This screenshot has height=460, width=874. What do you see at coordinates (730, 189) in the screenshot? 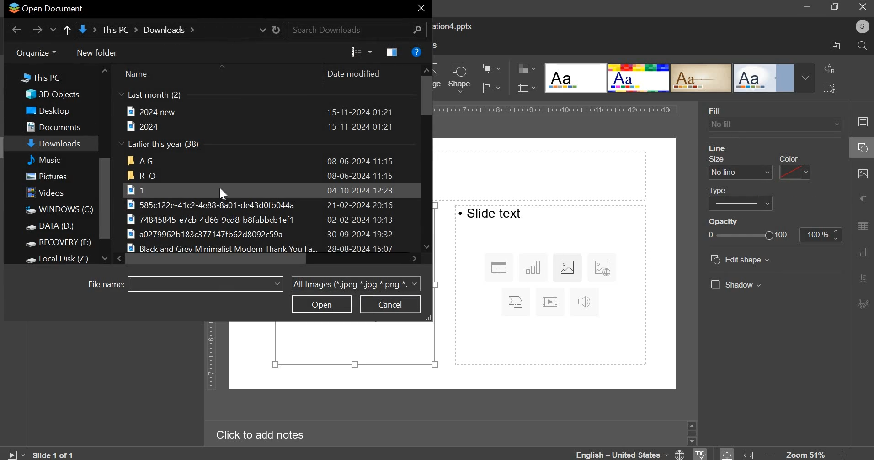
I see `` at bounding box center [730, 189].